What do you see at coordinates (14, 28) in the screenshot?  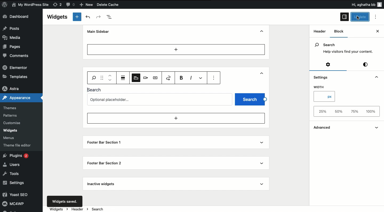 I see `Posts` at bounding box center [14, 28].